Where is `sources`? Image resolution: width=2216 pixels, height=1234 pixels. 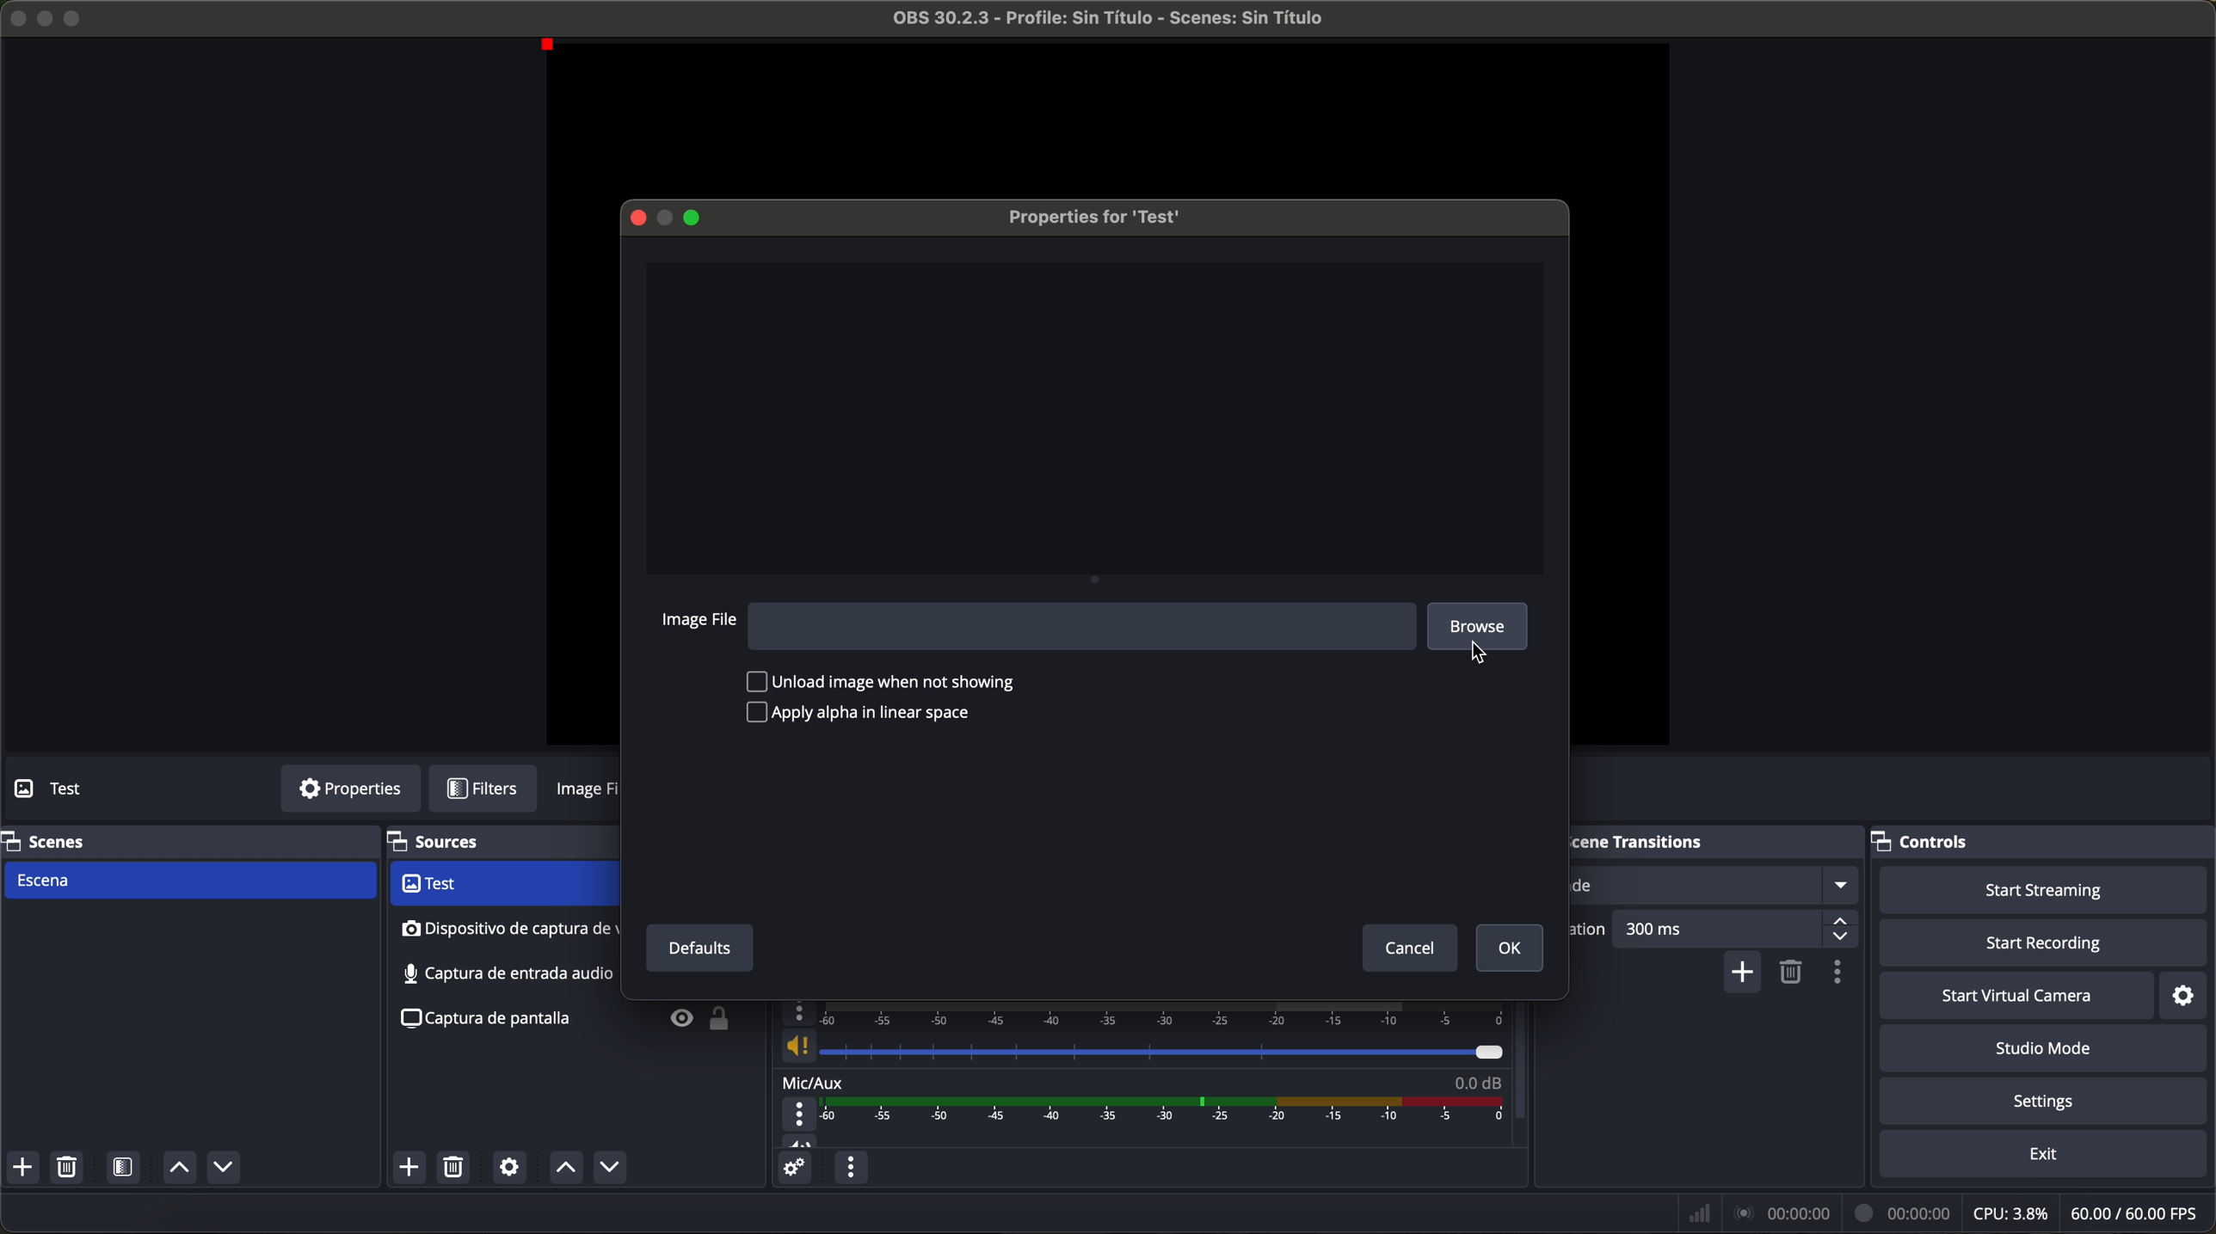 sources is located at coordinates (456, 843).